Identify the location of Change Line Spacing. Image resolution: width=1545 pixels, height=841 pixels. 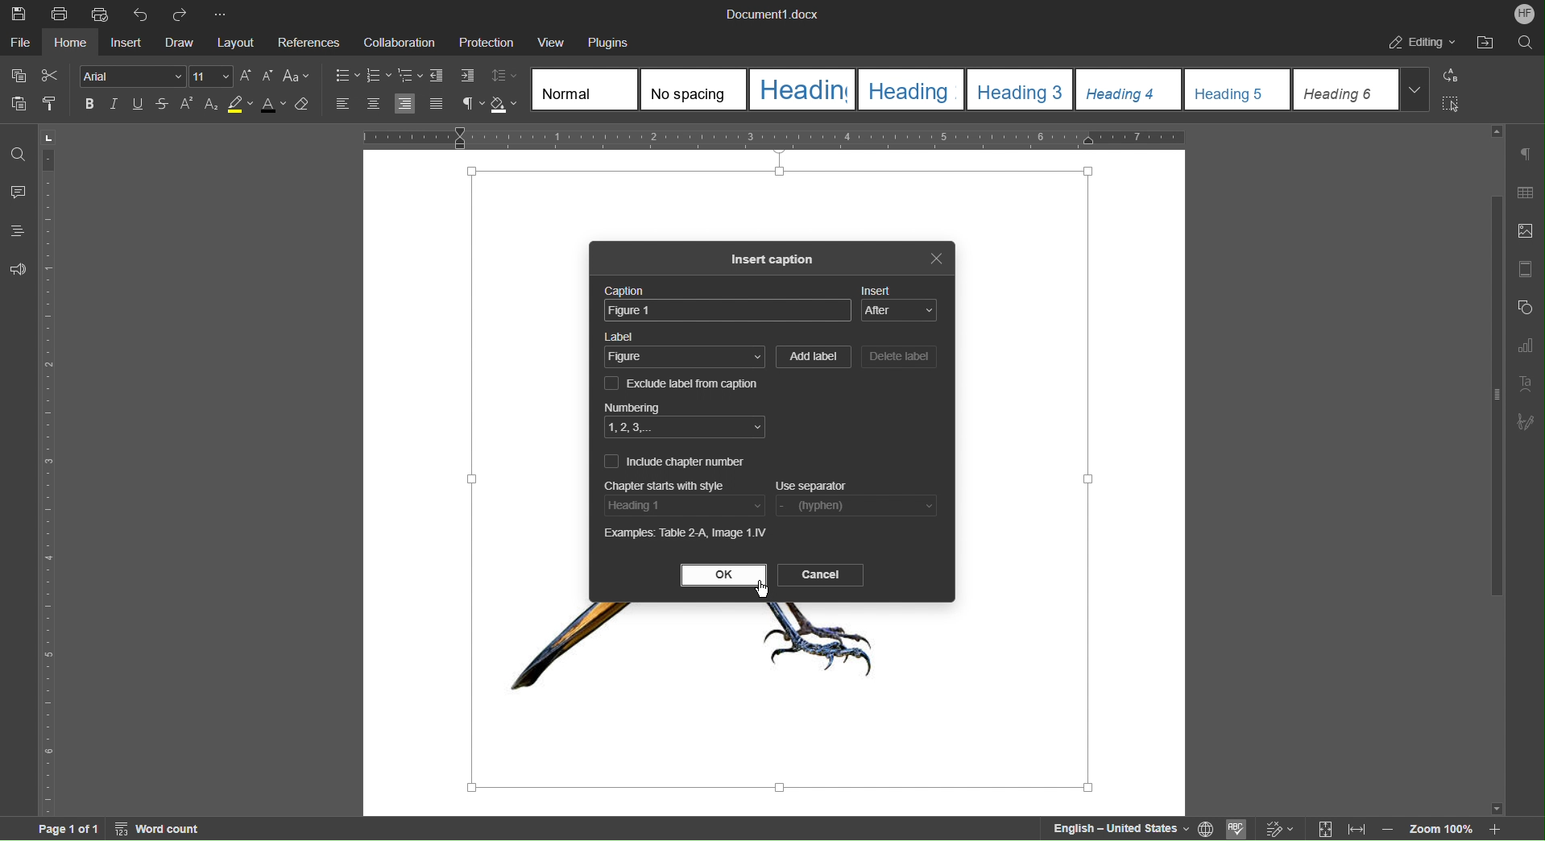
(504, 76).